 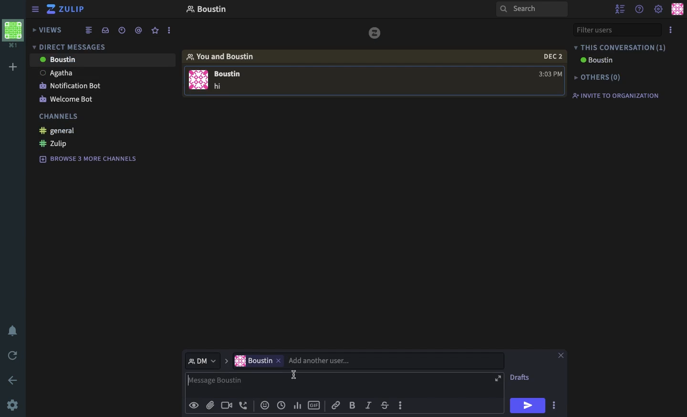 I want to click on back, so click(x=14, y=380).